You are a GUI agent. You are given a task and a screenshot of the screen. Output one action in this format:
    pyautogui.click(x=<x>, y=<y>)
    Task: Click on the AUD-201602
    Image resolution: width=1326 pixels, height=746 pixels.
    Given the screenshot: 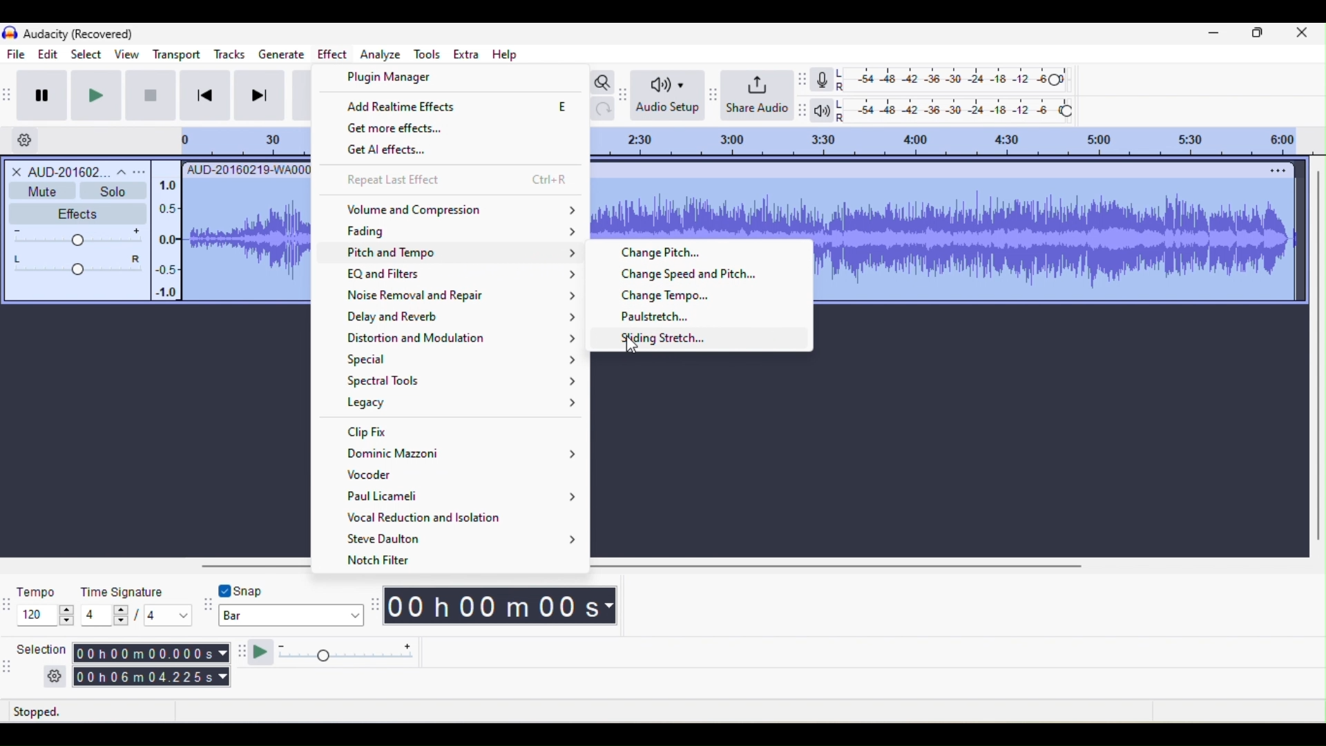 What is the action you would take?
    pyautogui.click(x=77, y=171)
    